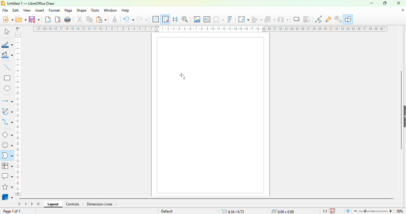  I want to click on dimension lines, so click(99, 204).